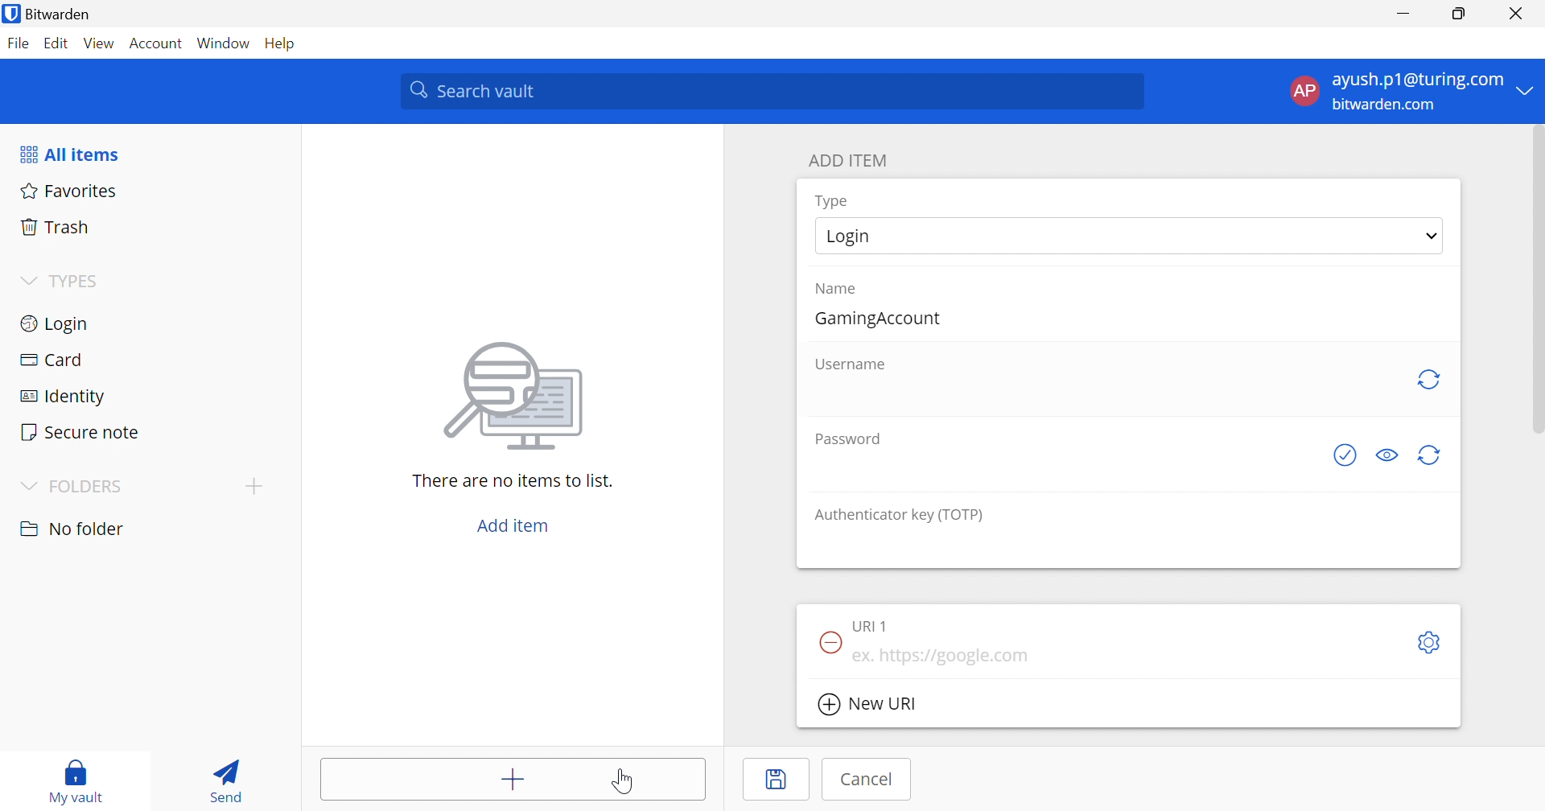 This screenshot has height=811, width=1545. What do you see at coordinates (837, 200) in the screenshot?
I see `Type` at bounding box center [837, 200].